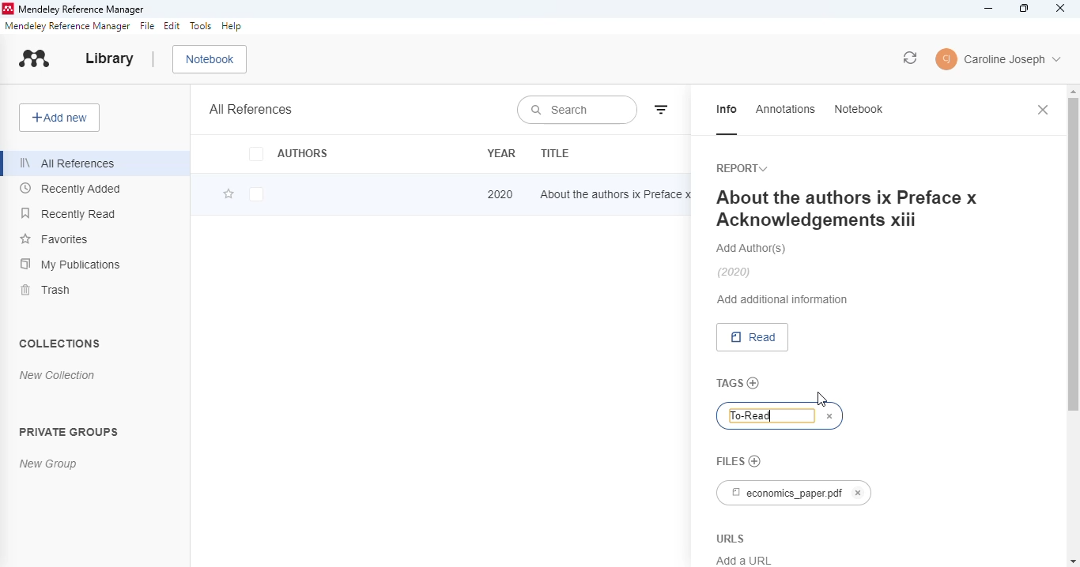  What do you see at coordinates (765, 416) in the screenshot?
I see `"To-Read" tag typed` at bounding box center [765, 416].